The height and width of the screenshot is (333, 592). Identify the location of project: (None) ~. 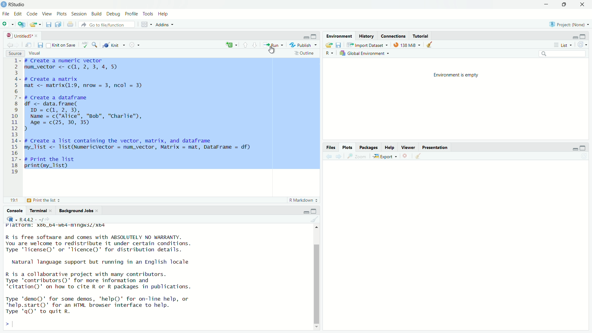
(569, 24).